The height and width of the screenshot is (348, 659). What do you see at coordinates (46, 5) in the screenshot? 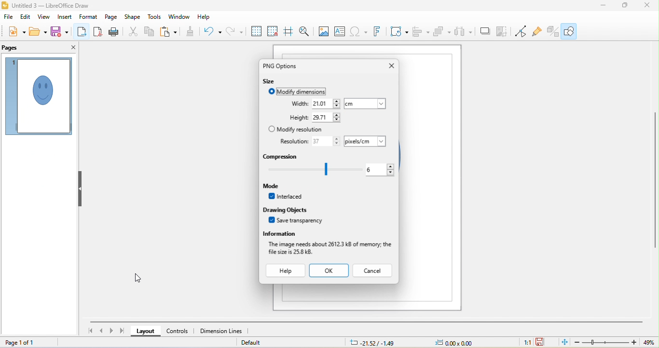
I see `title` at bounding box center [46, 5].